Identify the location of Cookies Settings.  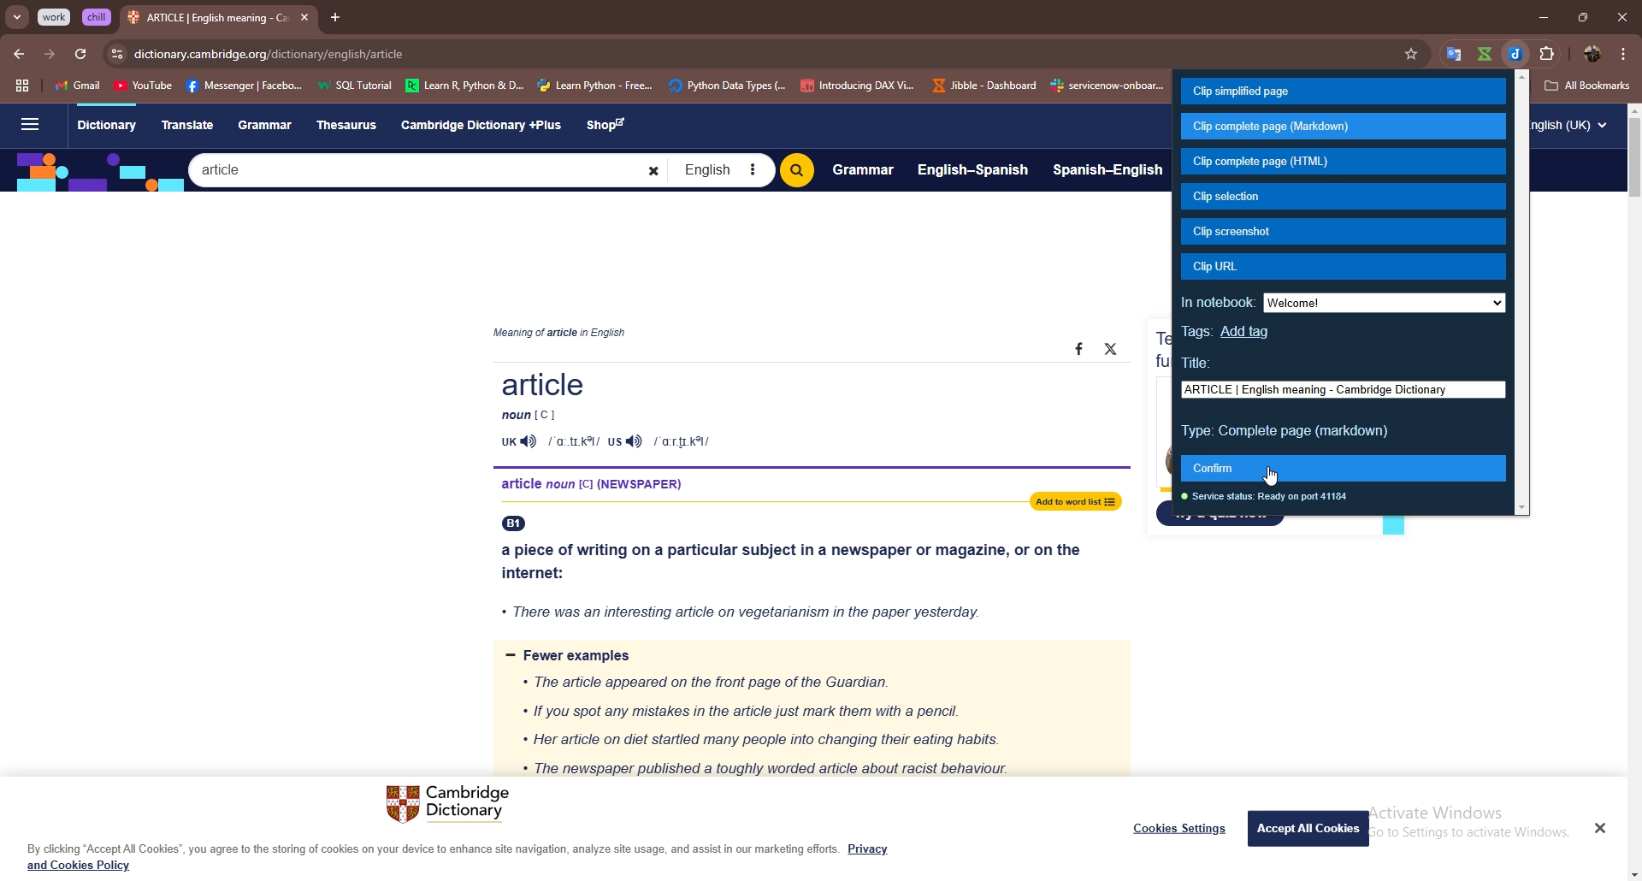
(1180, 828).